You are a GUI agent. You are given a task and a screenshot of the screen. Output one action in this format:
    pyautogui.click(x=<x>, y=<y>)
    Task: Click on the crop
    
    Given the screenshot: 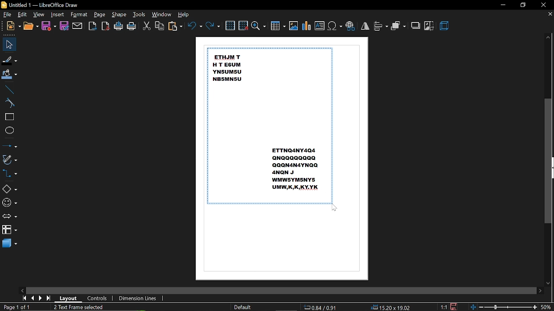 What is the action you would take?
    pyautogui.click(x=429, y=26)
    